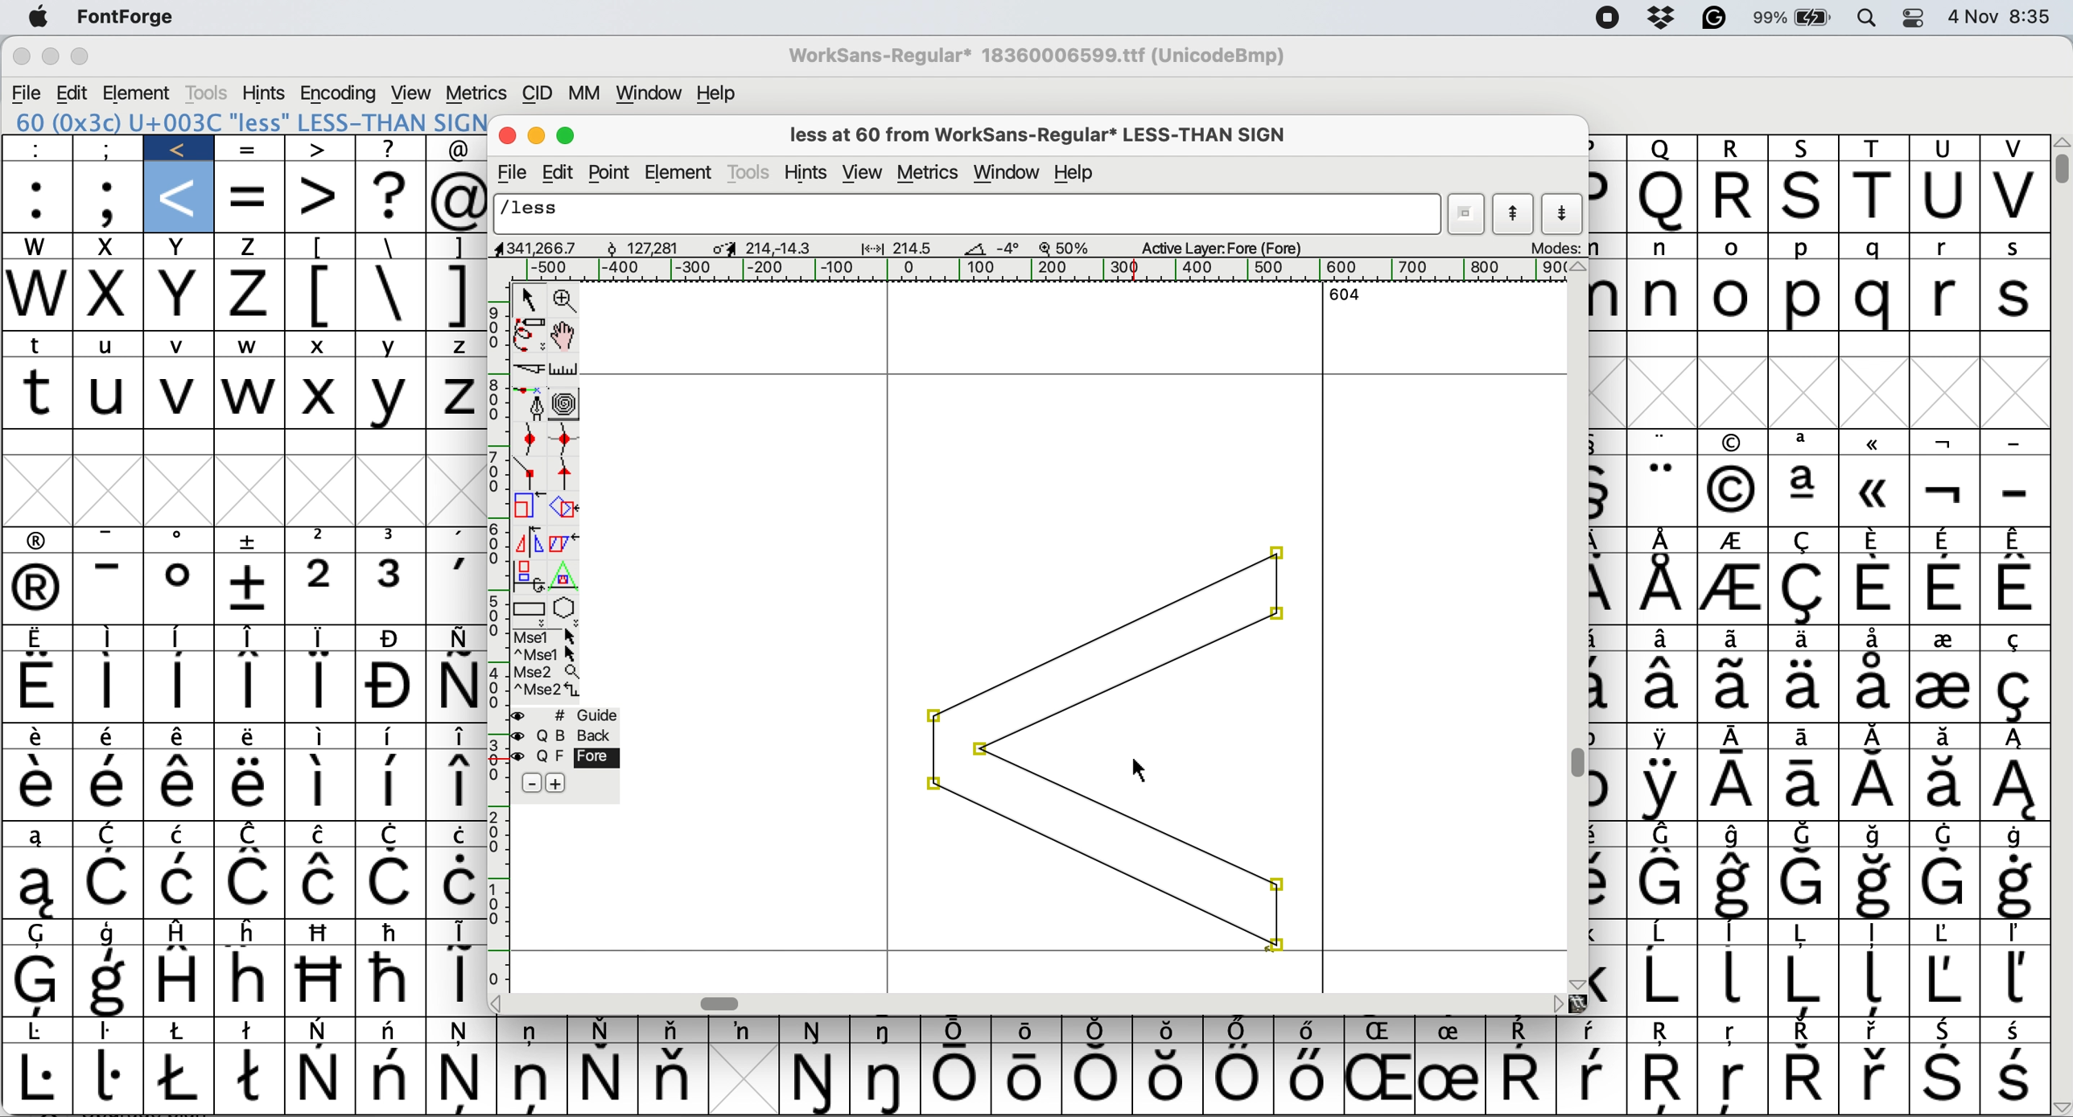 The width and height of the screenshot is (2073, 1117). Describe the element at coordinates (1874, 1031) in the screenshot. I see `Symbol` at that location.